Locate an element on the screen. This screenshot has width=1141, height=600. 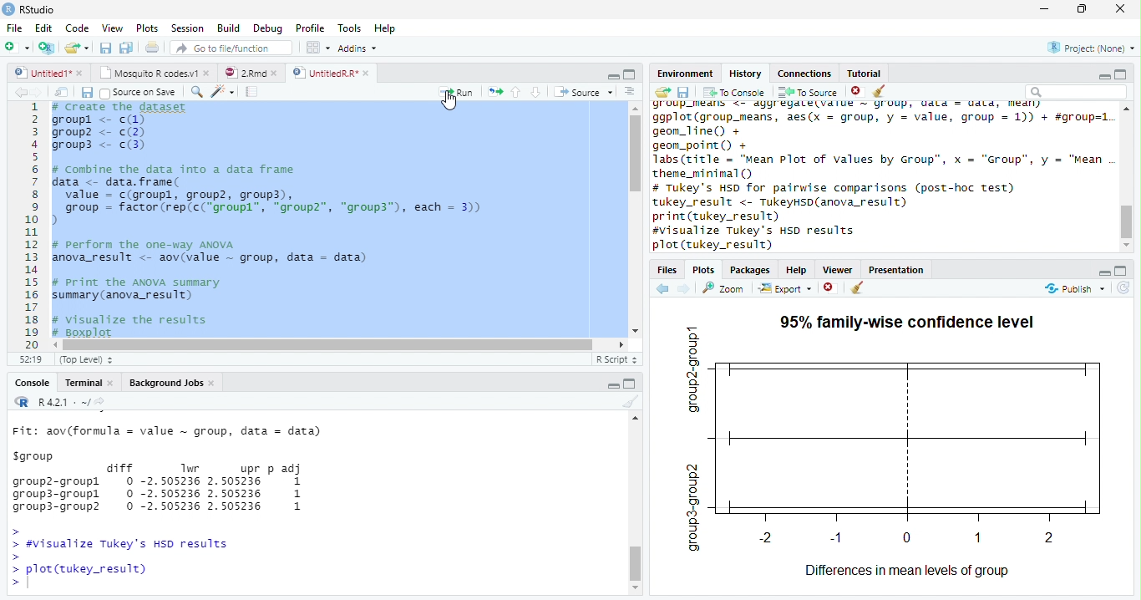
Delete is located at coordinates (829, 288).